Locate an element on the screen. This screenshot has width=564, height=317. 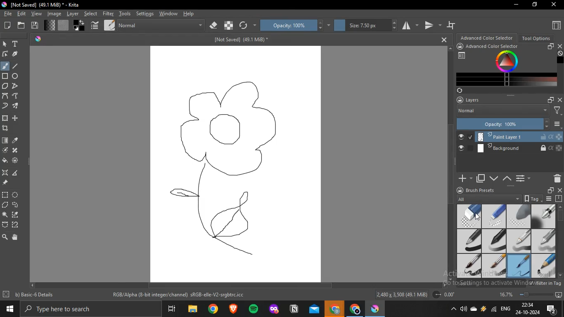
save  is located at coordinates (35, 25).